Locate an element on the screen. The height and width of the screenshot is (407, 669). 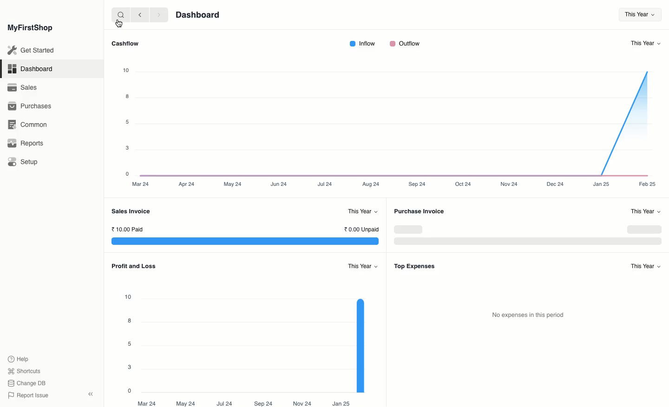
Feb 25 is located at coordinates (647, 184).